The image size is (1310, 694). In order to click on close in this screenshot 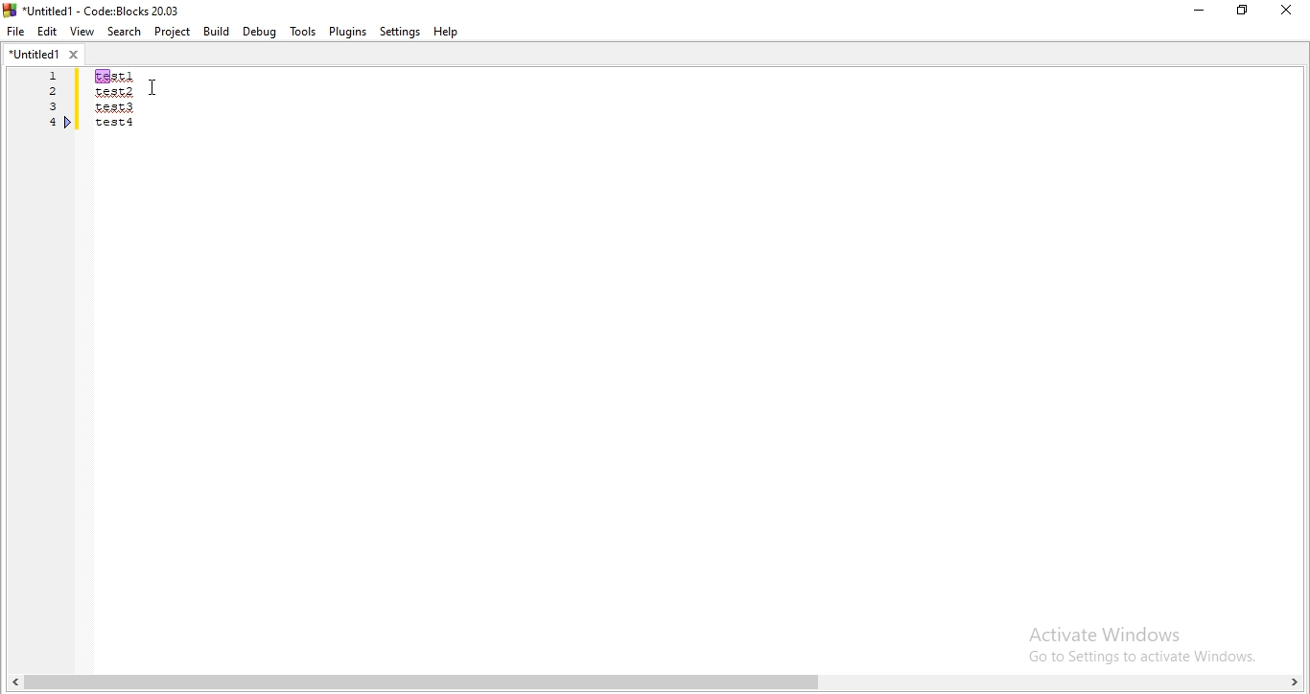, I will do `click(1291, 11)`.